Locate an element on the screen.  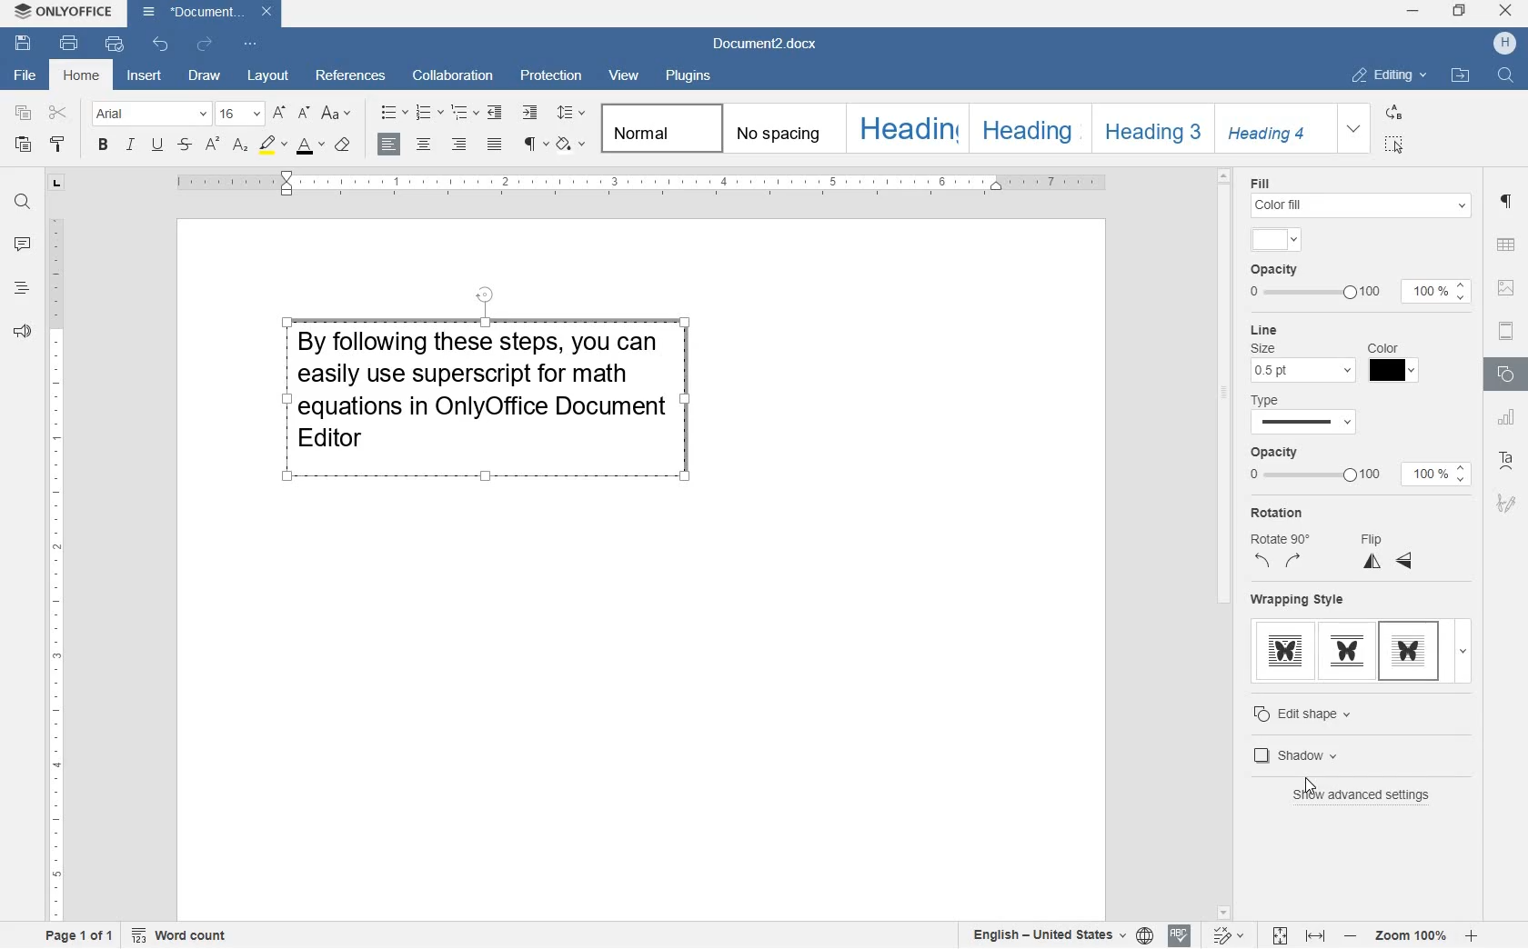
top & bottom is located at coordinates (1347, 651).